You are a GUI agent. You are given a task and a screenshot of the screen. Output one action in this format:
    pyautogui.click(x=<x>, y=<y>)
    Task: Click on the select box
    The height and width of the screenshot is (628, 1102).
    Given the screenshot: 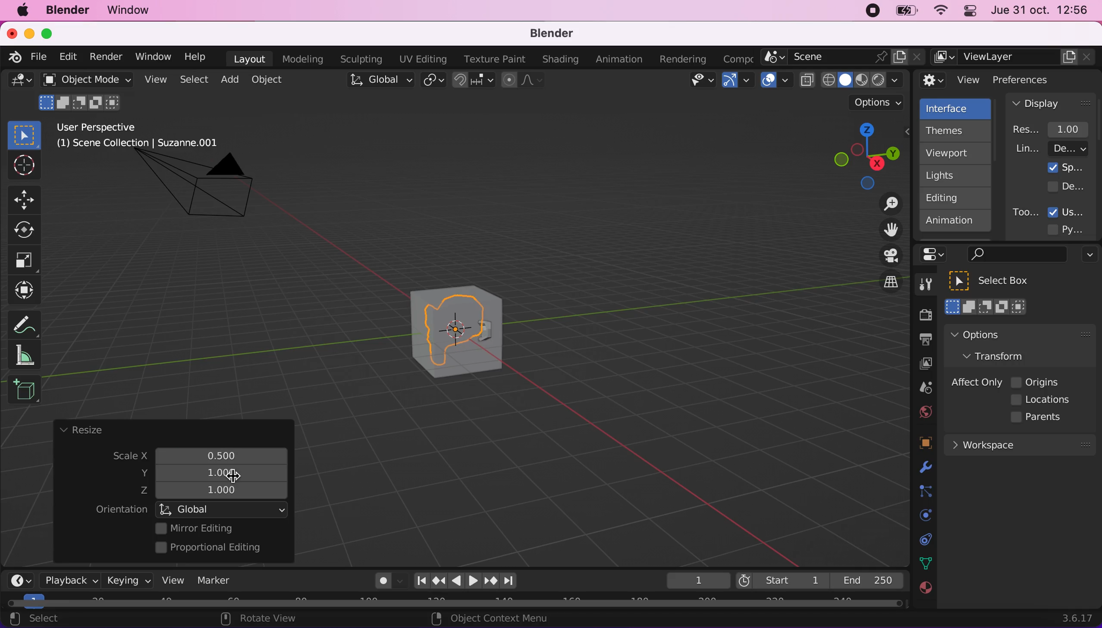 What is the action you would take?
    pyautogui.click(x=24, y=135)
    